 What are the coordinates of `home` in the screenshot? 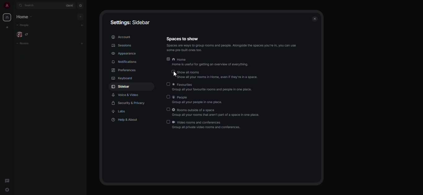 It's located at (7, 17).